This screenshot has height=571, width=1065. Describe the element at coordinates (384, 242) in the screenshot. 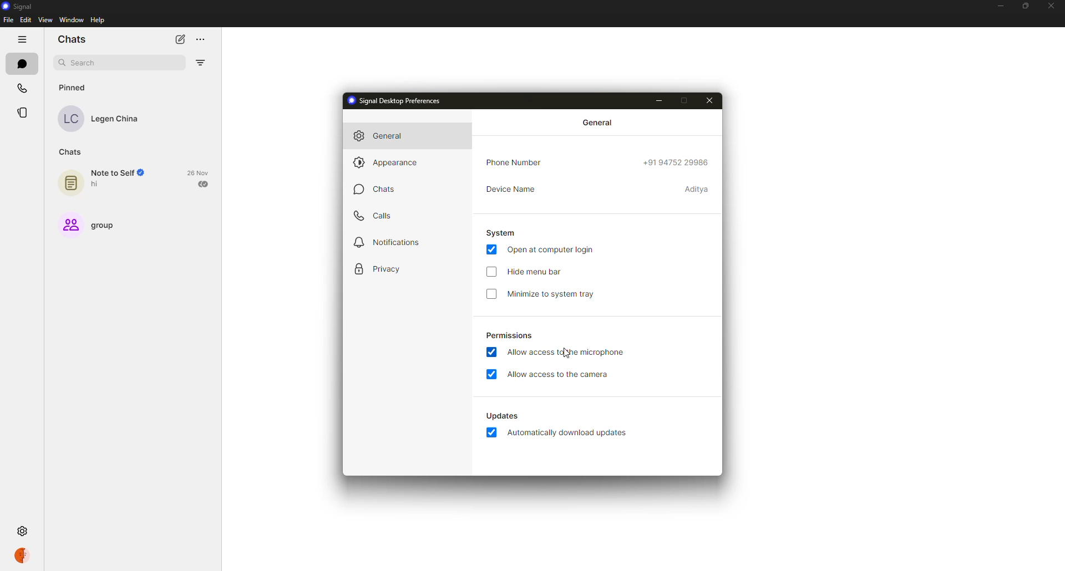

I see `notifications` at that location.